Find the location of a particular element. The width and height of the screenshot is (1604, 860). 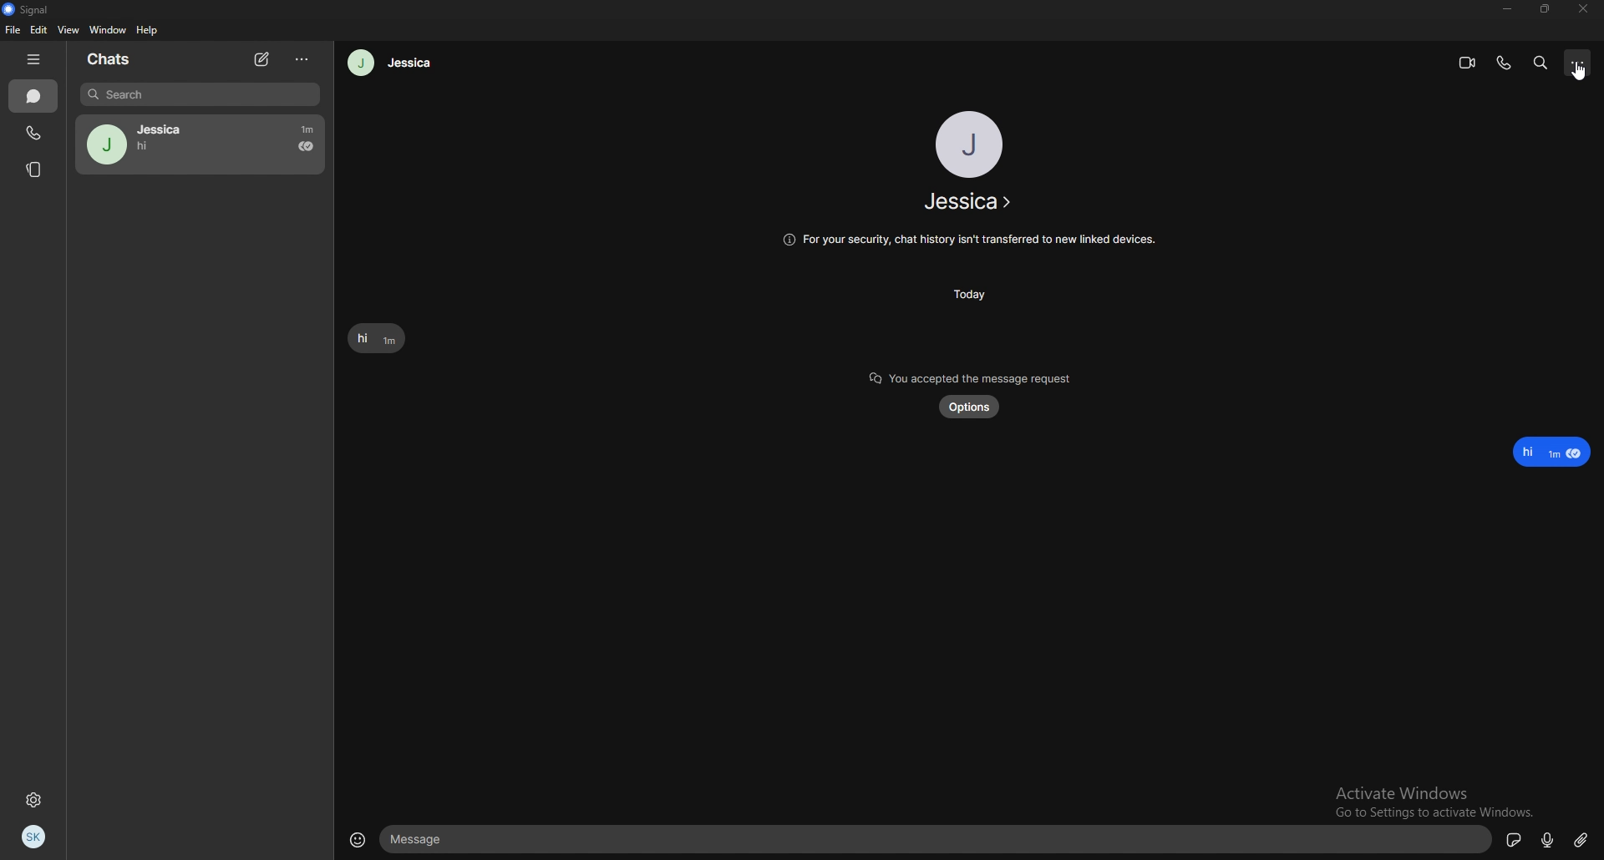

help is located at coordinates (148, 31).